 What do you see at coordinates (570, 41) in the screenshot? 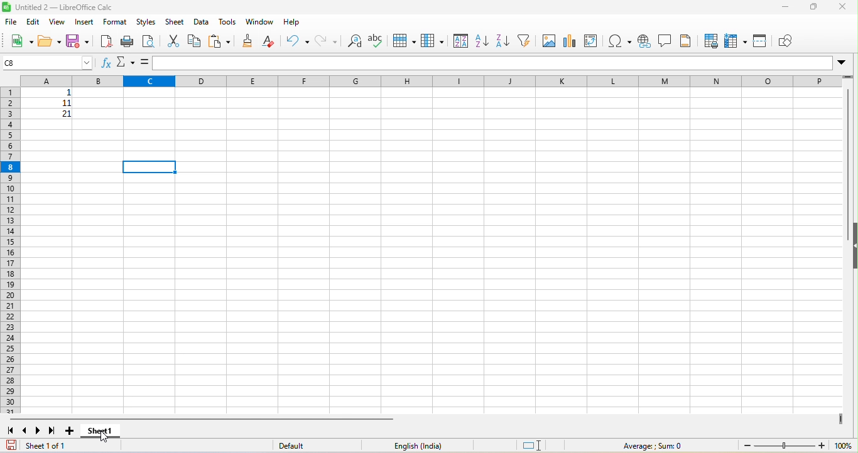
I see `chart` at bounding box center [570, 41].